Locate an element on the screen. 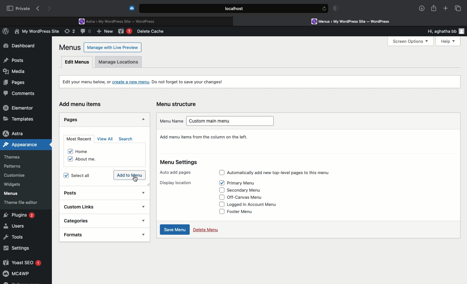 The height and width of the screenshot is (284, 467). New is located at coordinates (106, 32).